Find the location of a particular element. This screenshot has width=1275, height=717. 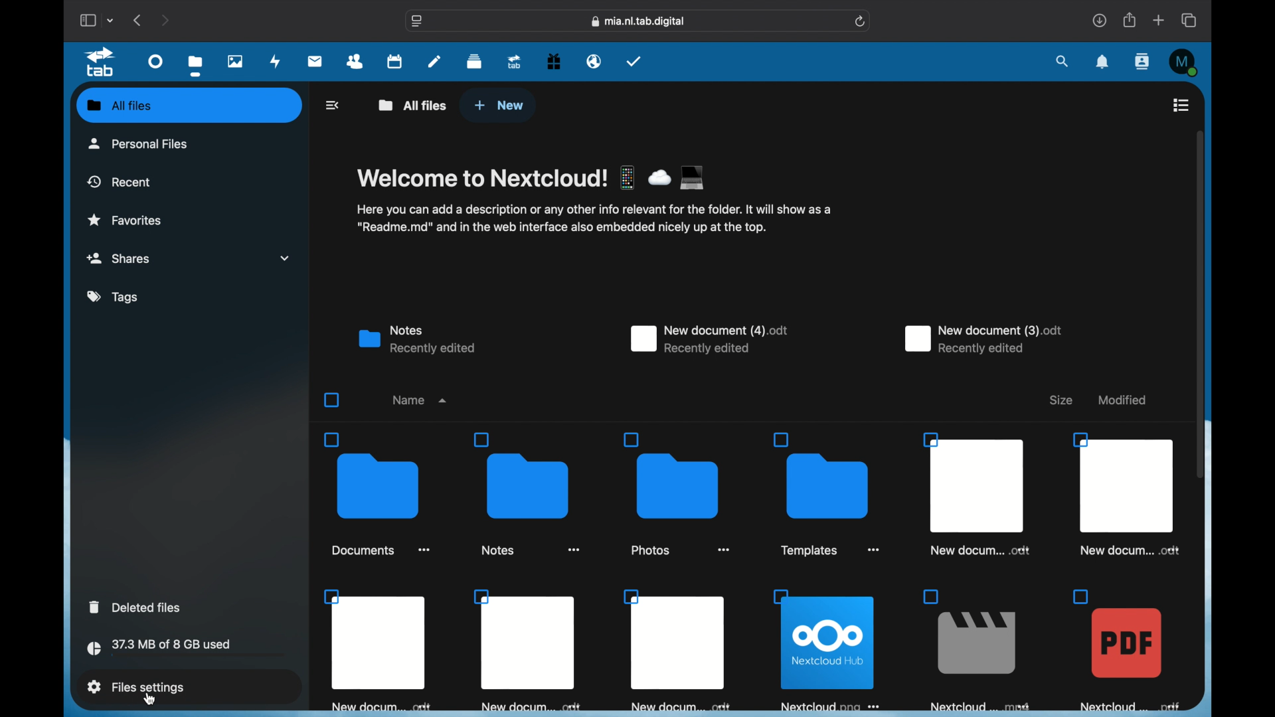

tab group picker is located at coordinates (112, 21).